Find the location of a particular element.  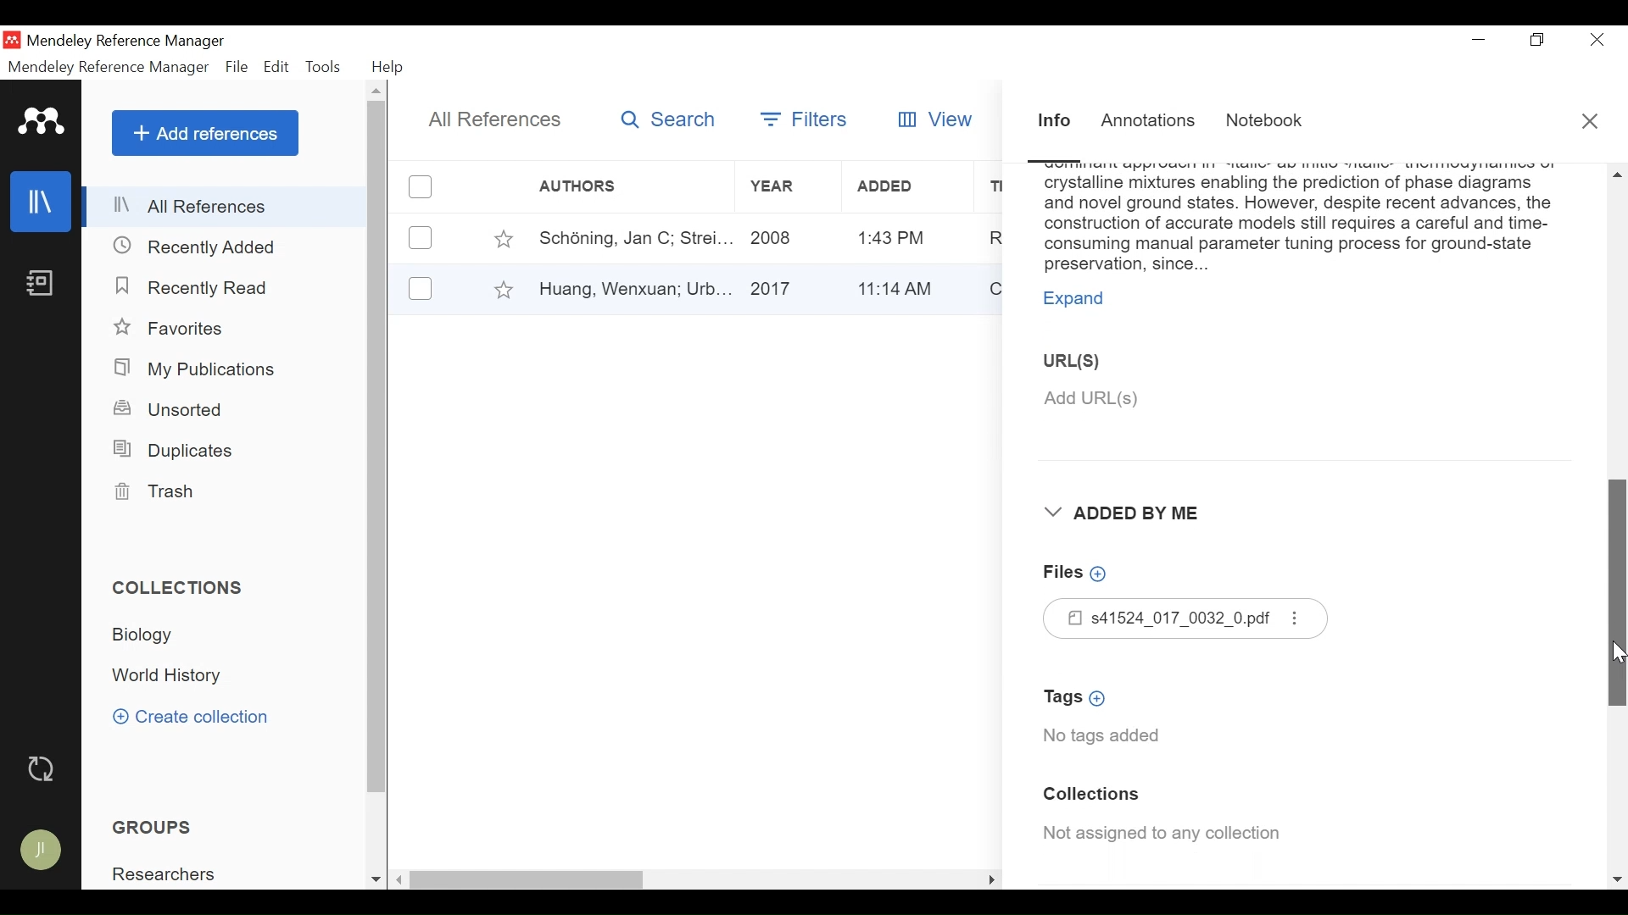

Search is located at coordinates (669, 119).